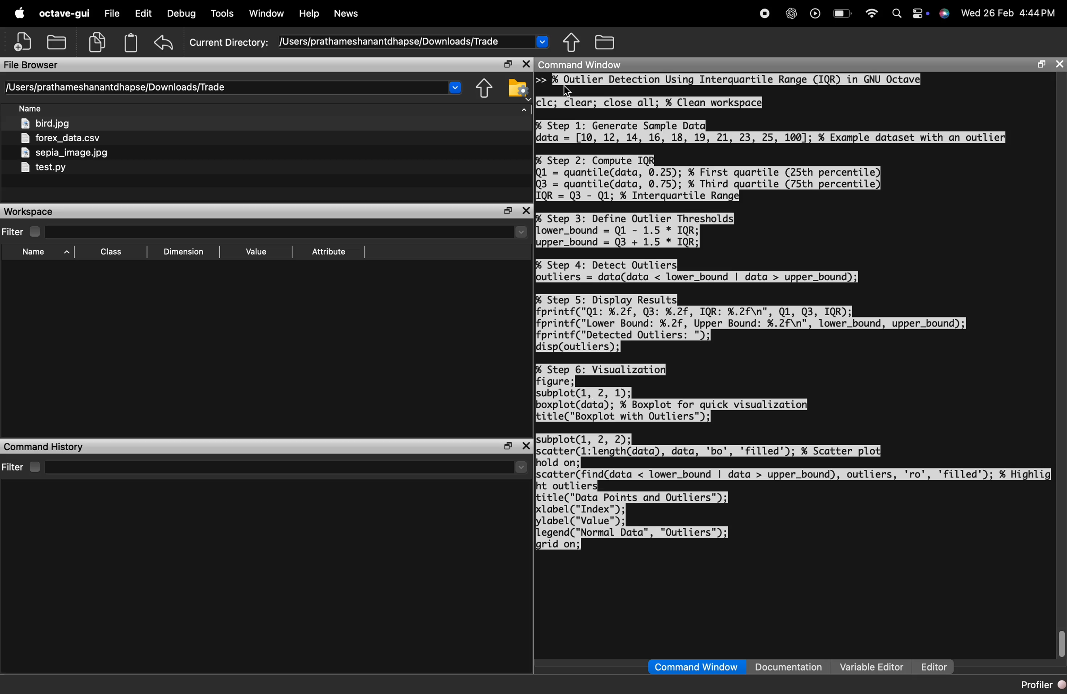 Image resolution: width=1067 pixels, height=694 pixels. Describe the element at coordinates (1061, 643) in the screenshot. I see `scrollbar` at that location.